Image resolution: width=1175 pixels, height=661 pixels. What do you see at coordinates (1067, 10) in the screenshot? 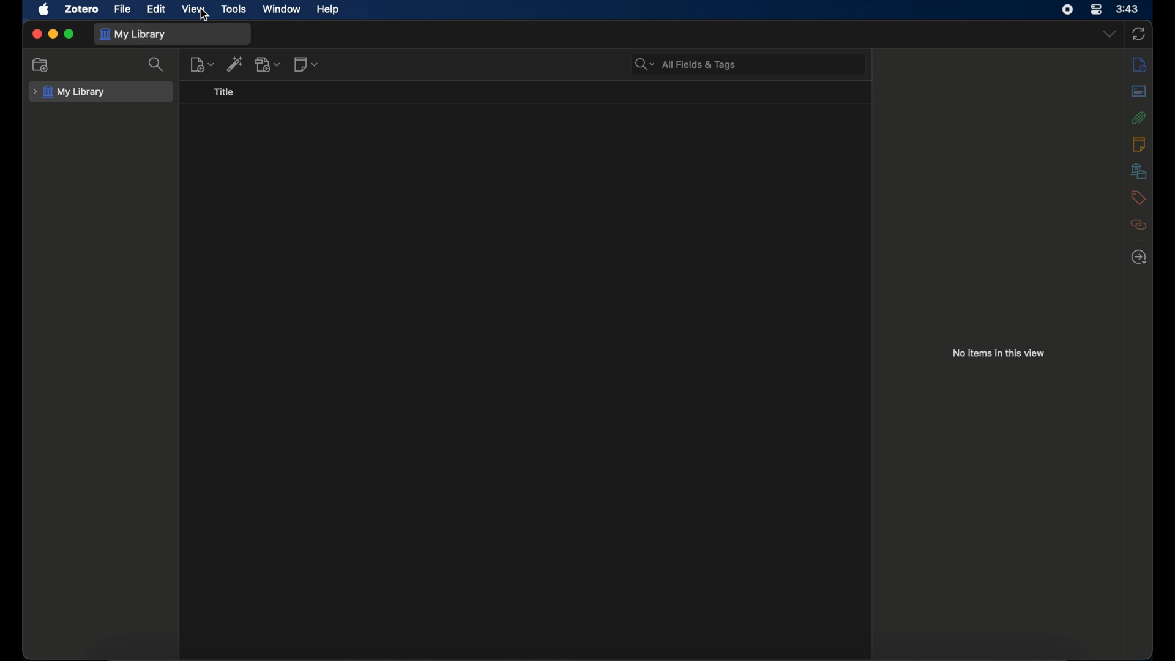
I see `screen recorder` at bounding box center [1067, 10].